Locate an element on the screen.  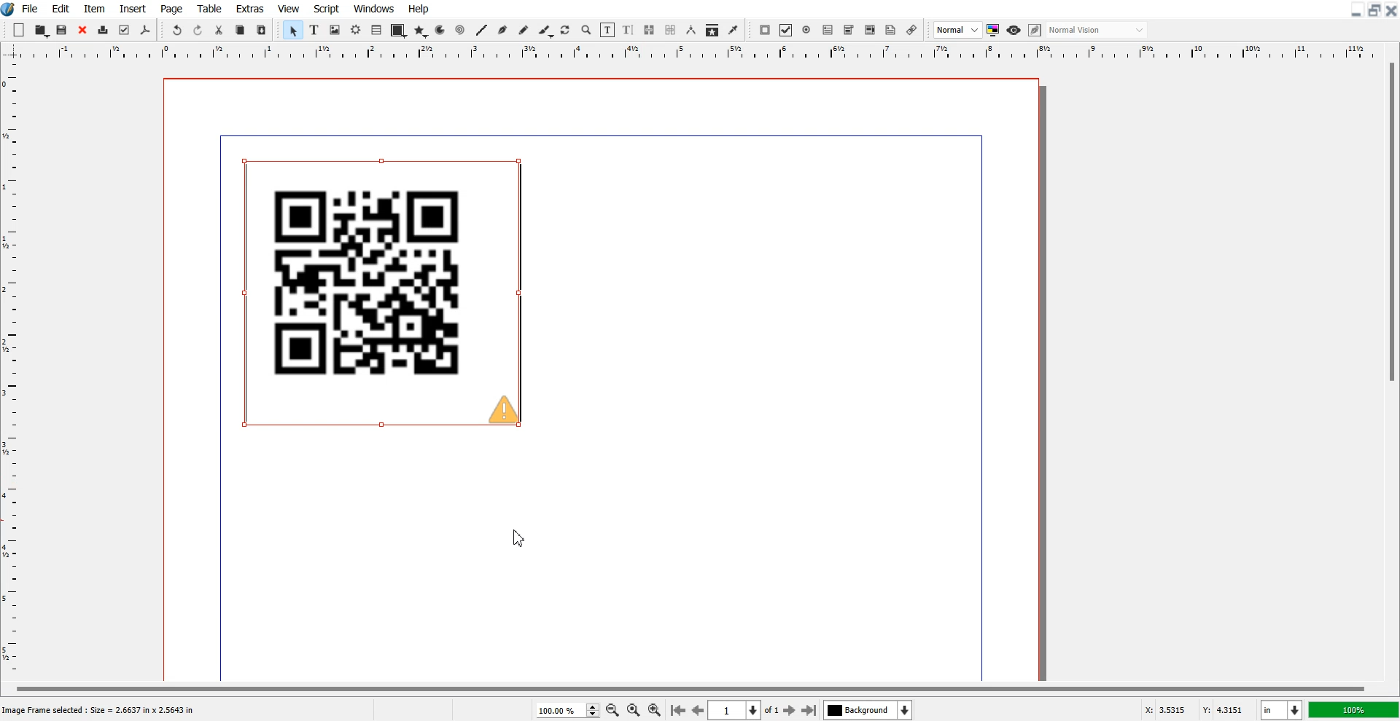
Close is located at coordinates (82, 30).